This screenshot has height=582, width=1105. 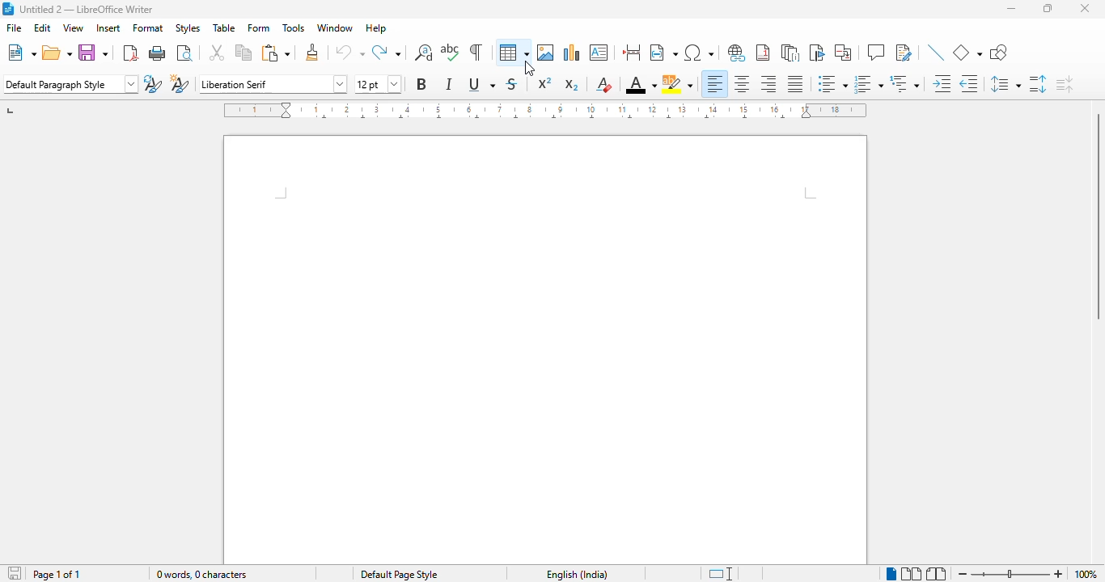 What do you see at coordinates (375, 28) in the screenshot?
I see `help` at bounding box center [375, 28].